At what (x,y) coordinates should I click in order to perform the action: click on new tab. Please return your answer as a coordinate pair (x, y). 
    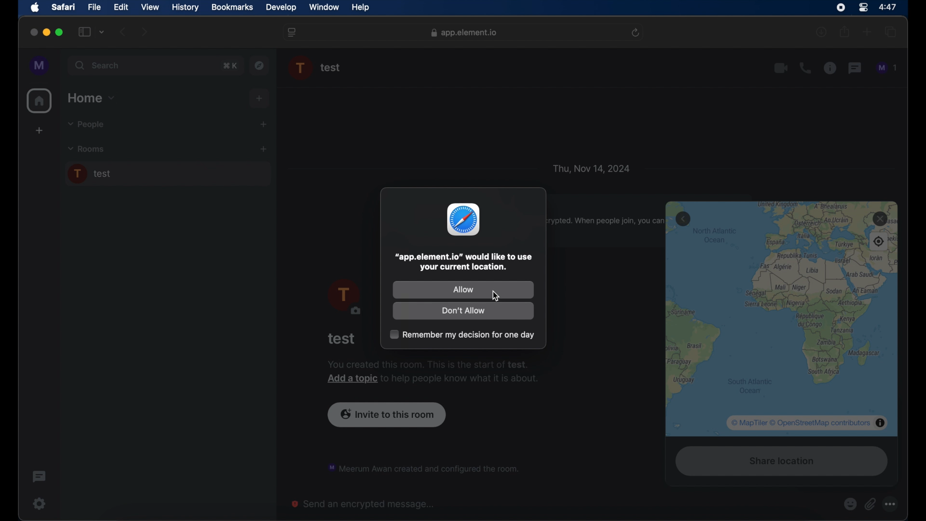
    Looking at the image, I should click on (867, 32).